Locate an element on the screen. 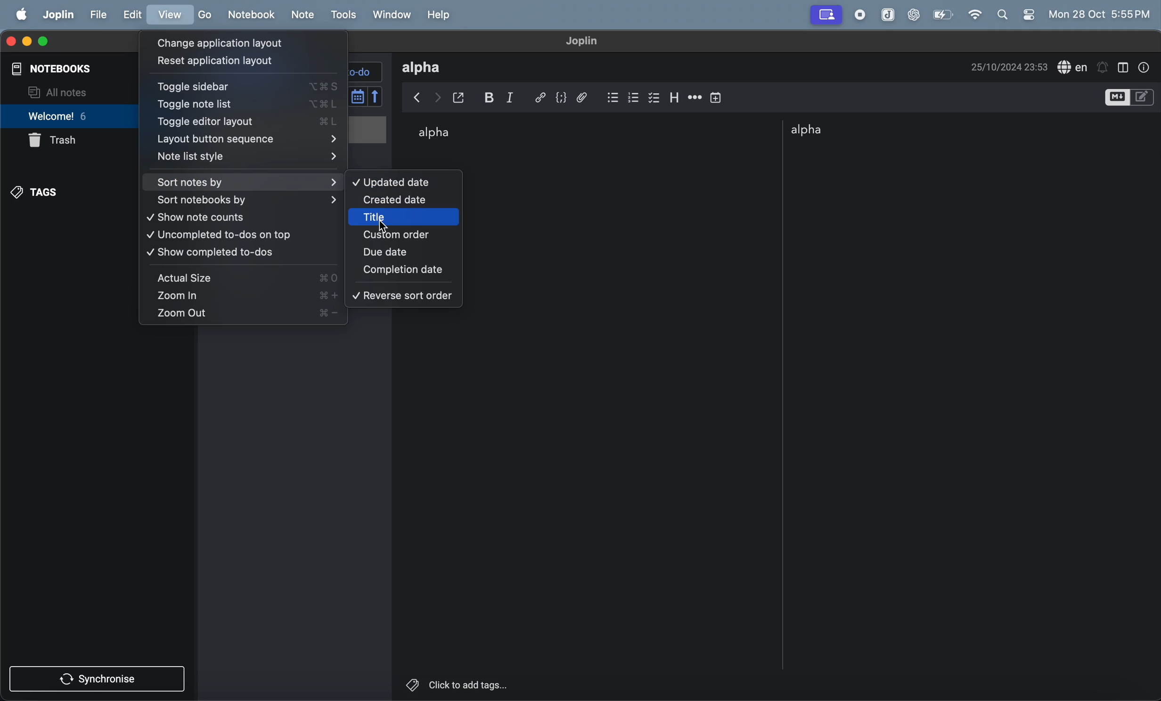 This screenshot has width=1161, height=701. toggle side bar is located at coordinates (247, 88).